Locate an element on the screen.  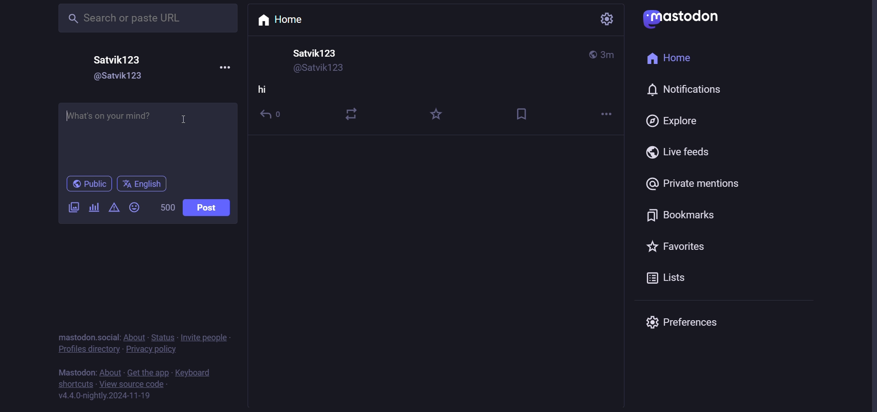
user is located at coordinates (119, 60).